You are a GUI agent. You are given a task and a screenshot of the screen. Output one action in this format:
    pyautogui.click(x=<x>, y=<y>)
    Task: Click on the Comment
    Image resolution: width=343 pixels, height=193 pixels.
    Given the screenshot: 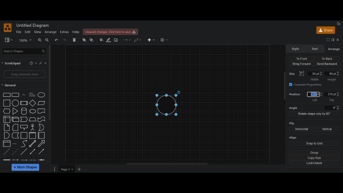 What is the action you would take?
    pyautogui.click(x=24, y=127)
    